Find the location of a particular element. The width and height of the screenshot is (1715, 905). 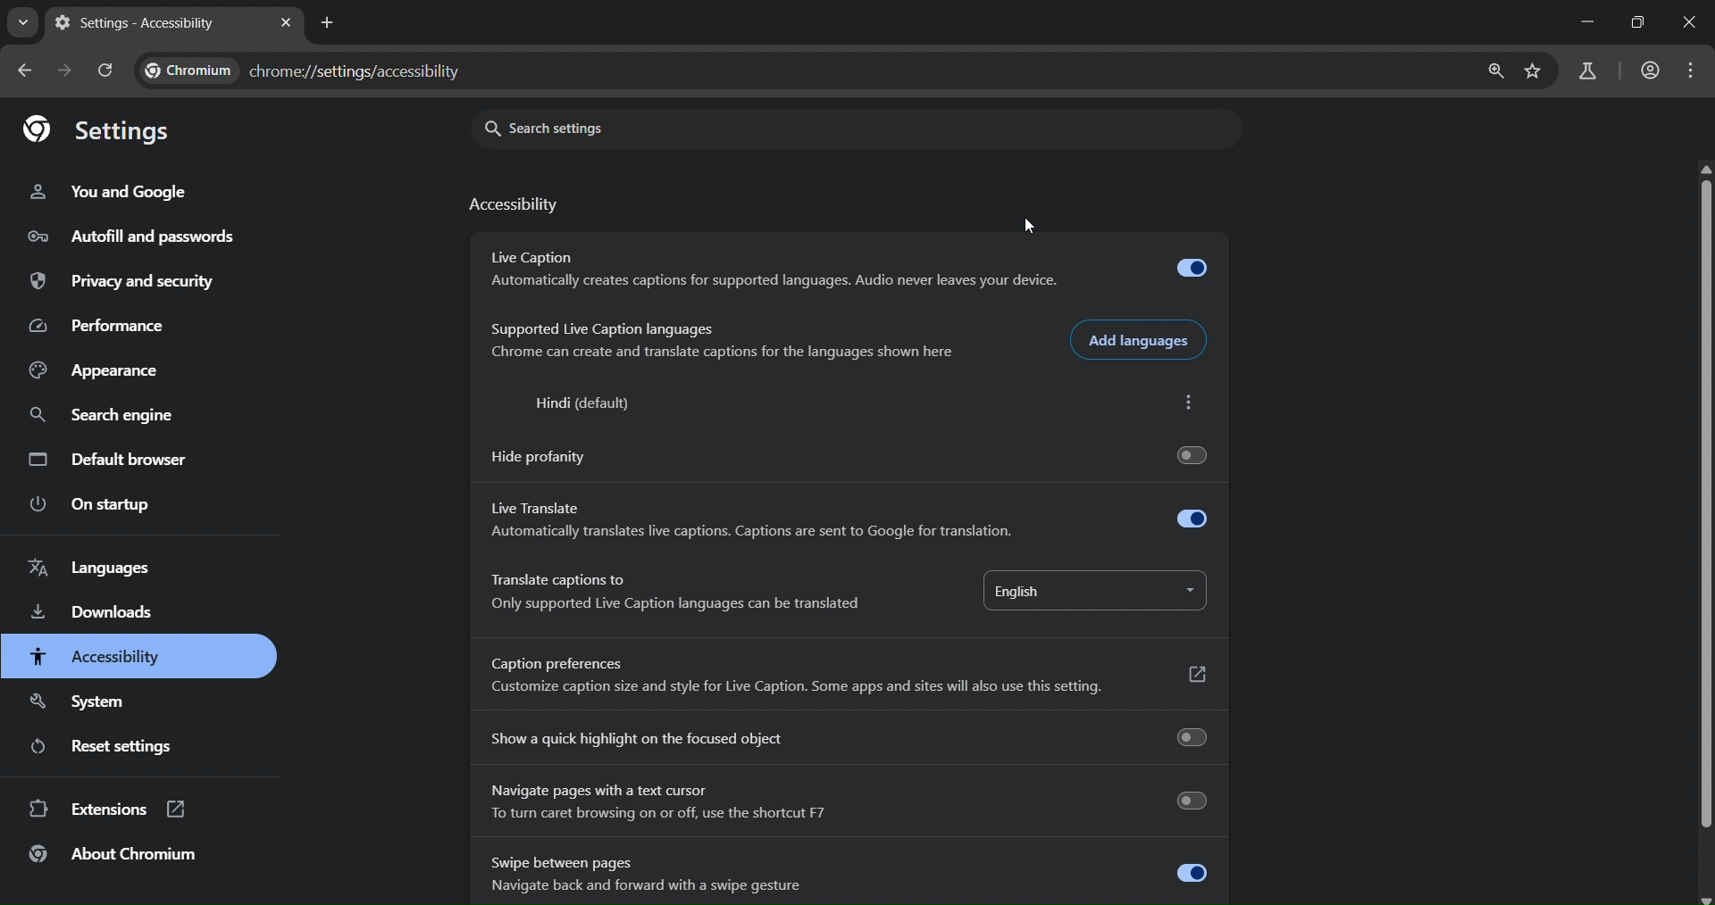

english is located at coordinates (1095, 592).